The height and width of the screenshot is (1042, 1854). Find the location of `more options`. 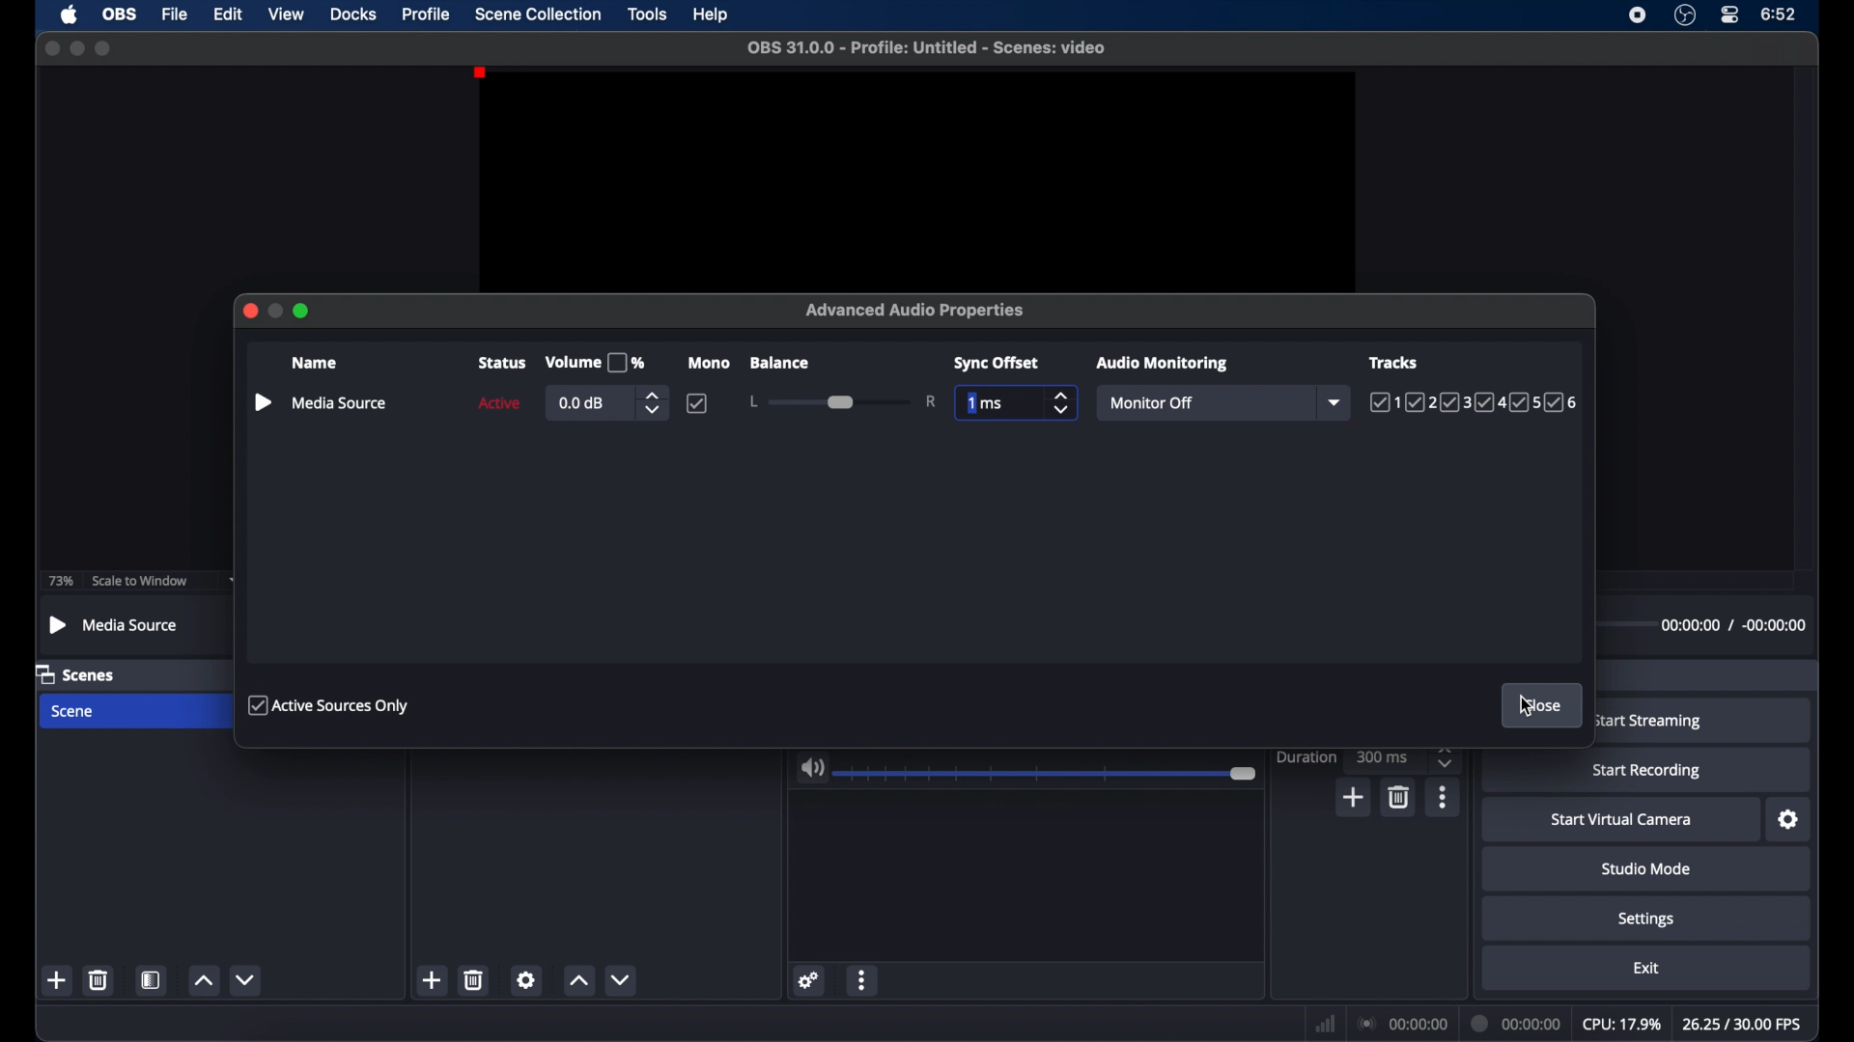

more options is located at coordinates (863, 980).